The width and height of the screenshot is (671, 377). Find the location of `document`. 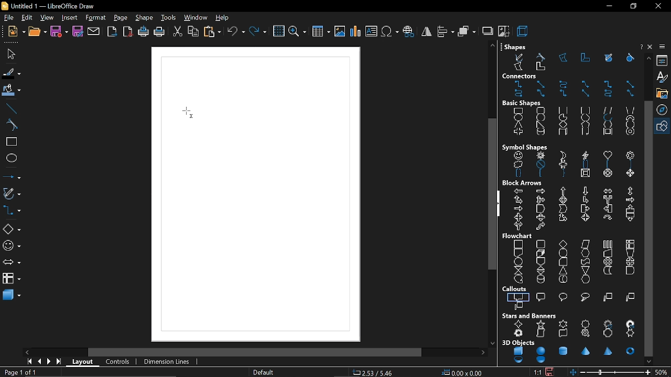

document is located at coordinates (517, 253).